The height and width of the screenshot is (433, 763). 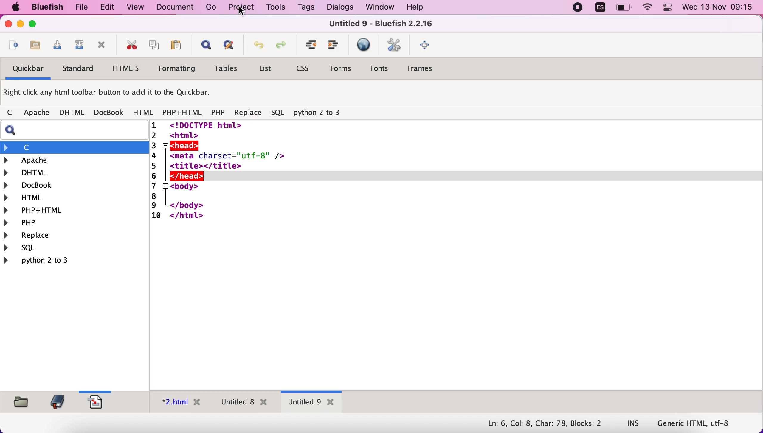 What do you see at coordinates (382, 68) in the screenshot?
I see `fonts` at bounding box center [382, 68].